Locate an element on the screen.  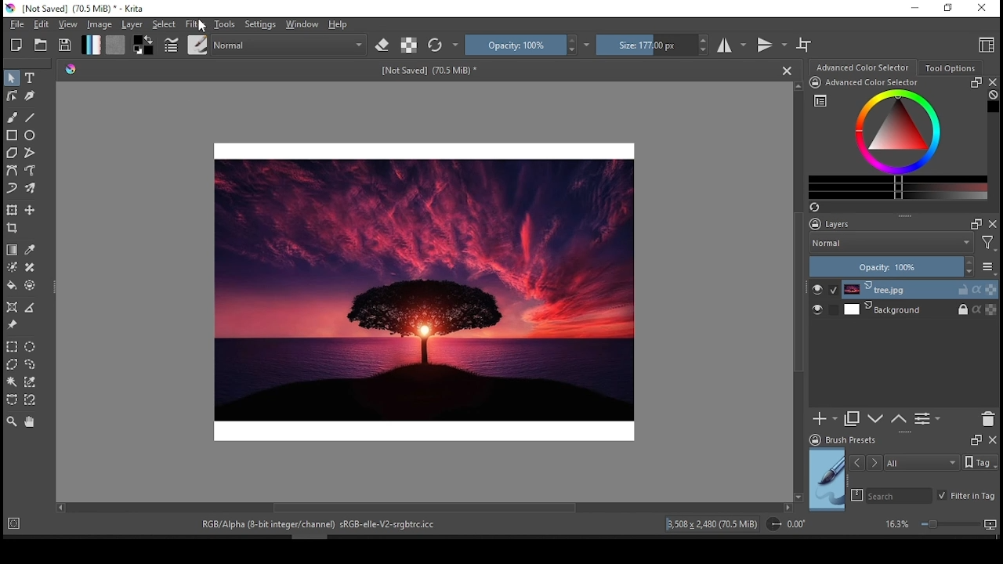
text is located at coordinates (320, 528).